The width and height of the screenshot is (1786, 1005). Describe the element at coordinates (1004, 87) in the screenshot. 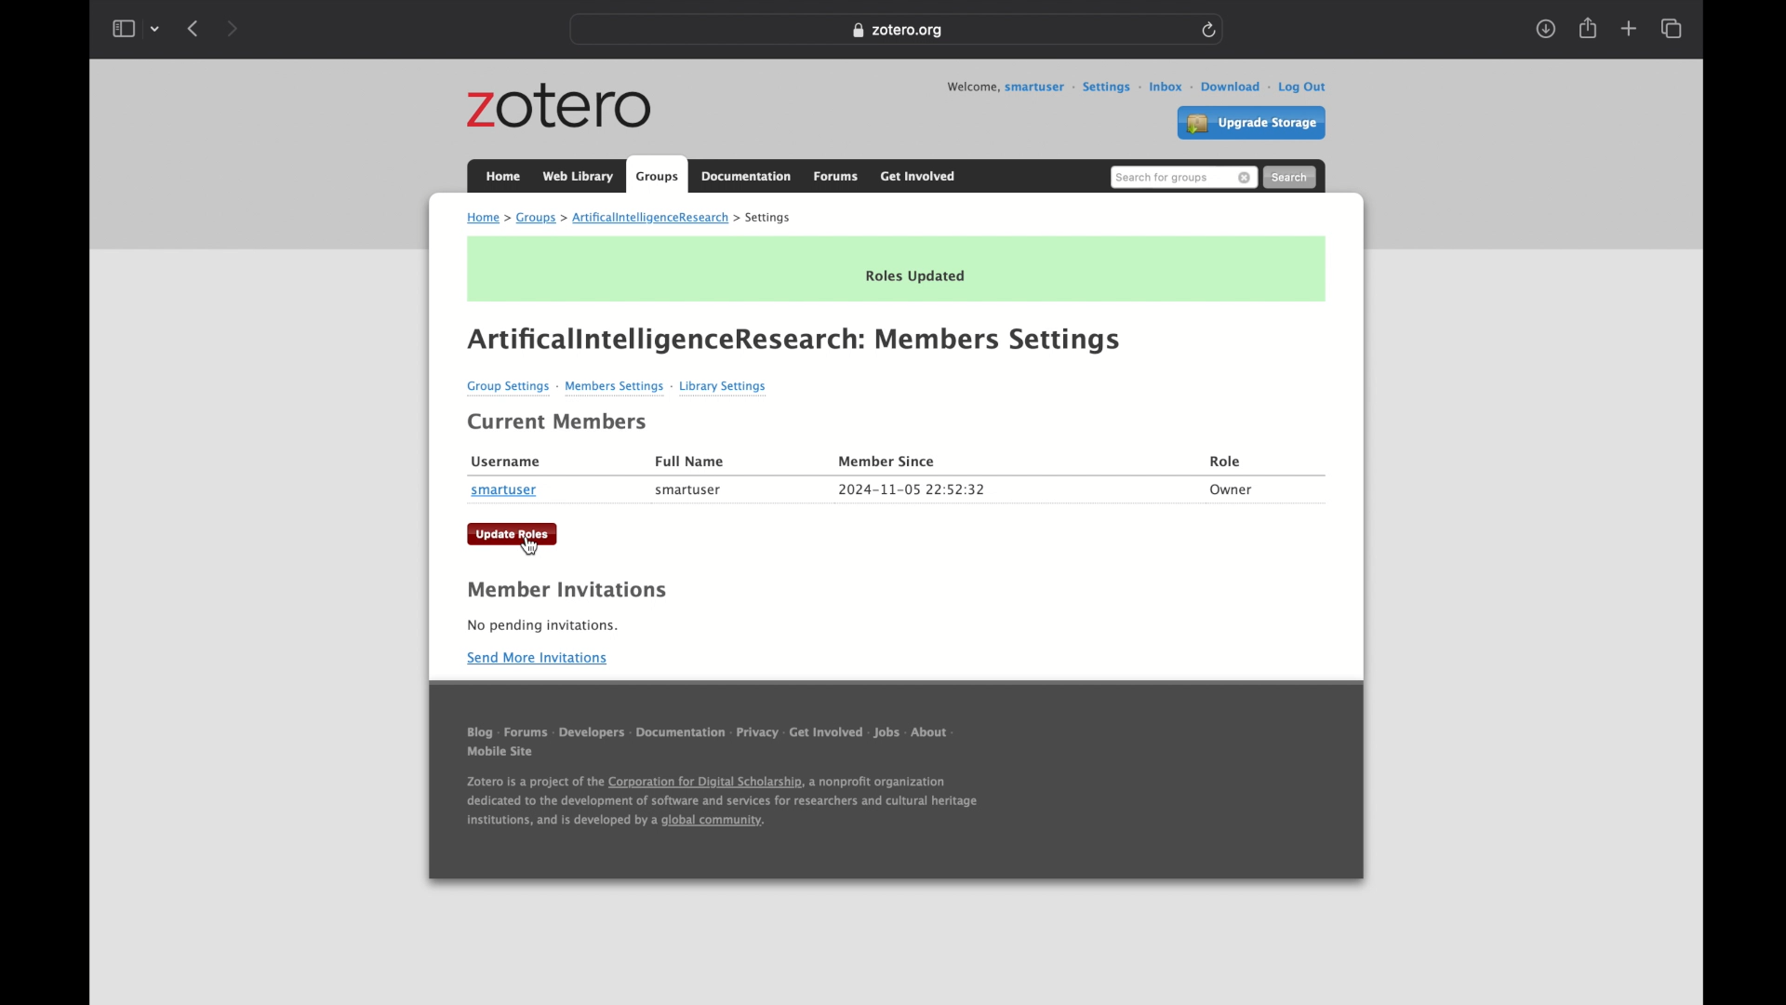

I see `welcome, smartuser` at that location.